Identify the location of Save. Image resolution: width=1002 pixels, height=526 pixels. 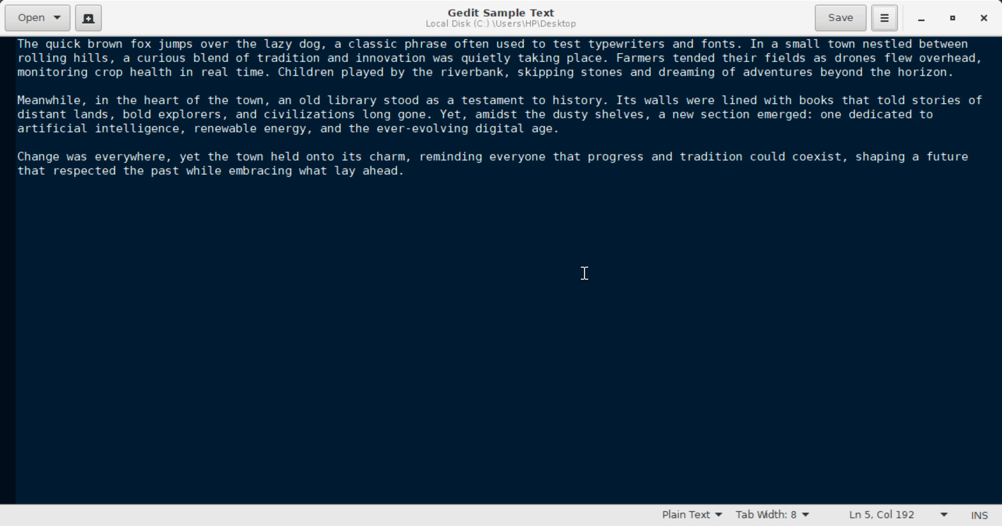
(841, 17).